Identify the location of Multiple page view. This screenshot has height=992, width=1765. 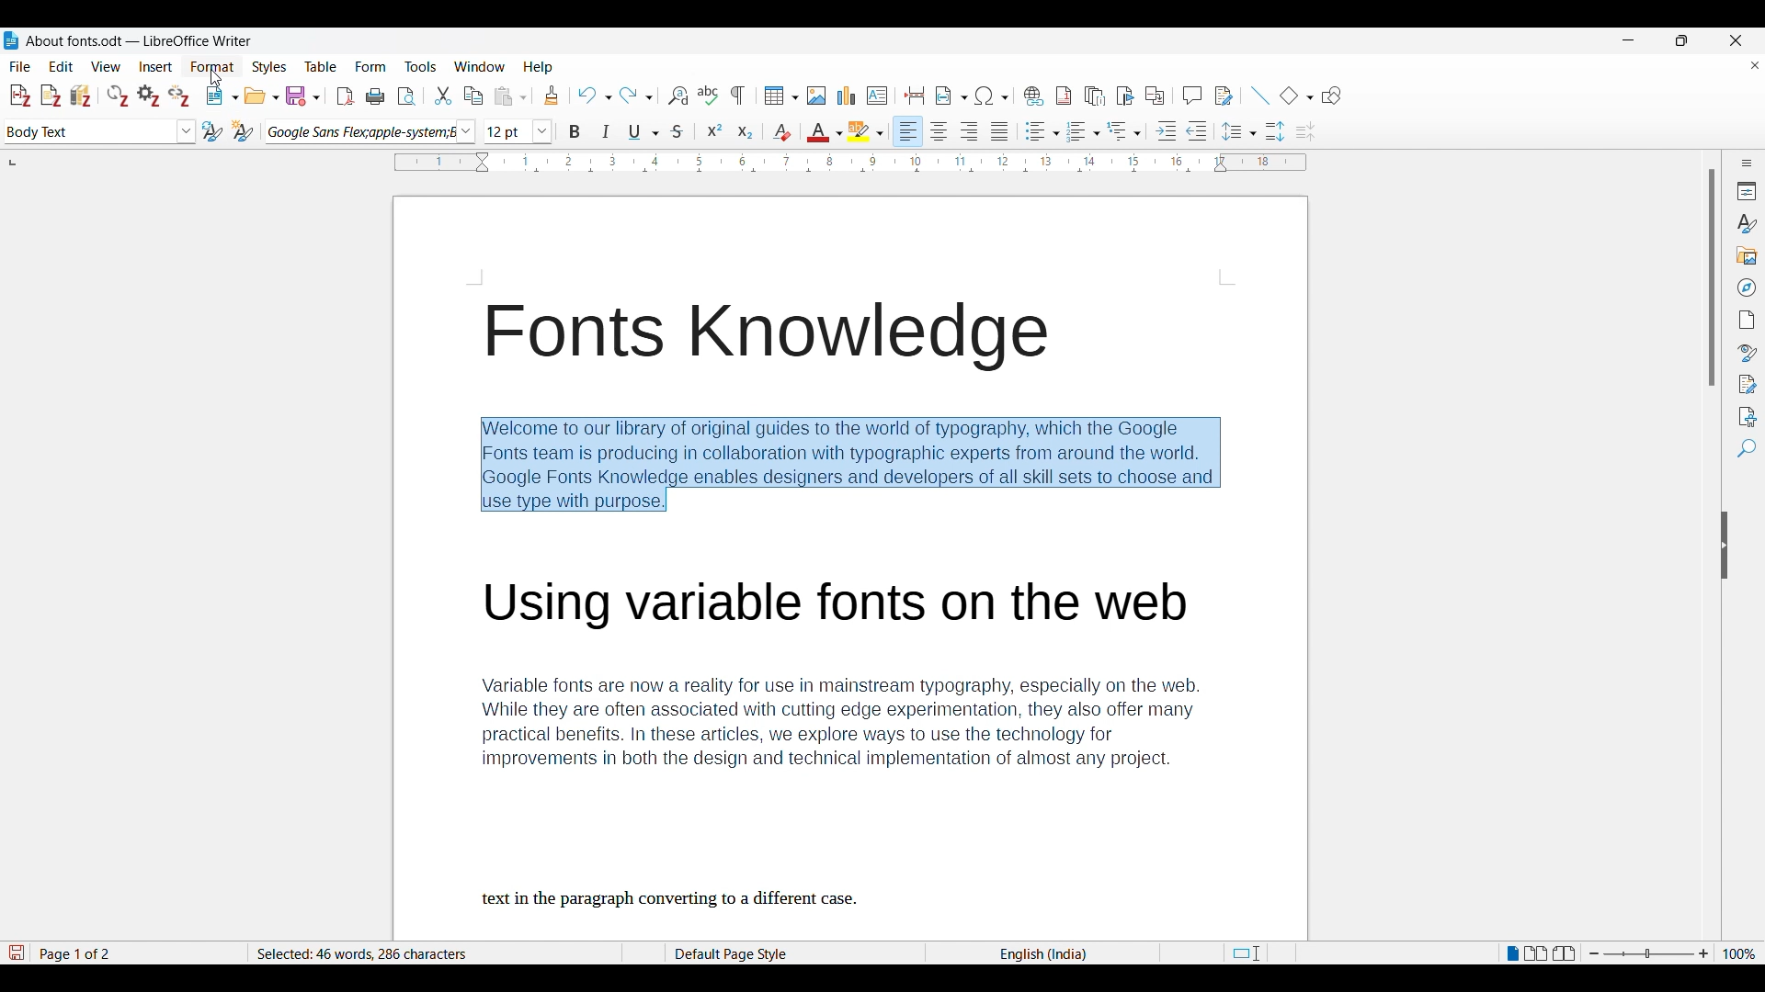
(1536, 953).